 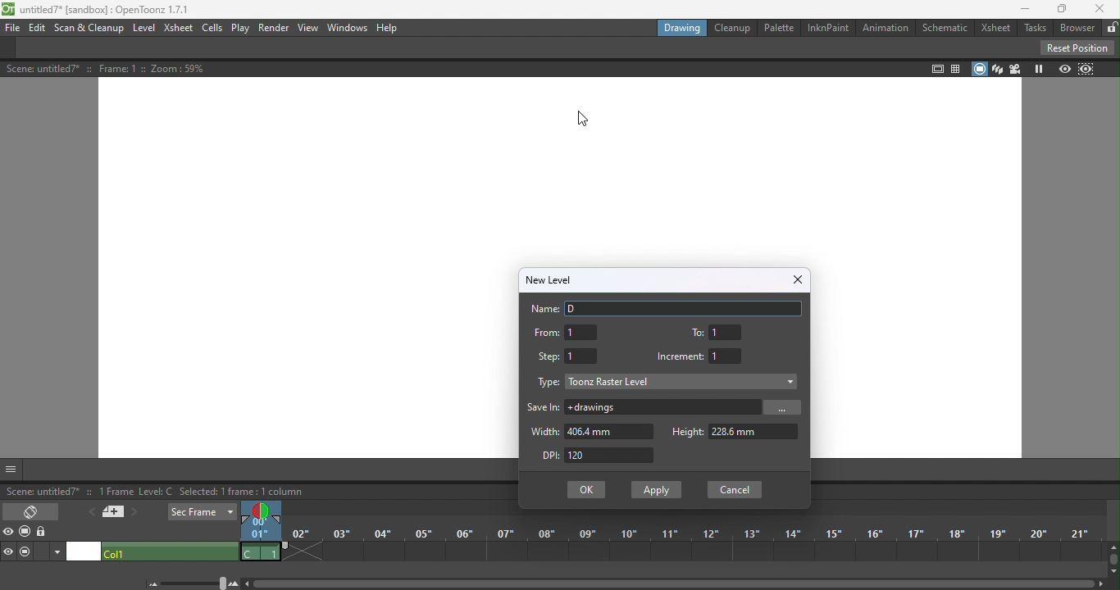 I want to click on Drawing, so click(x=685, y=28).